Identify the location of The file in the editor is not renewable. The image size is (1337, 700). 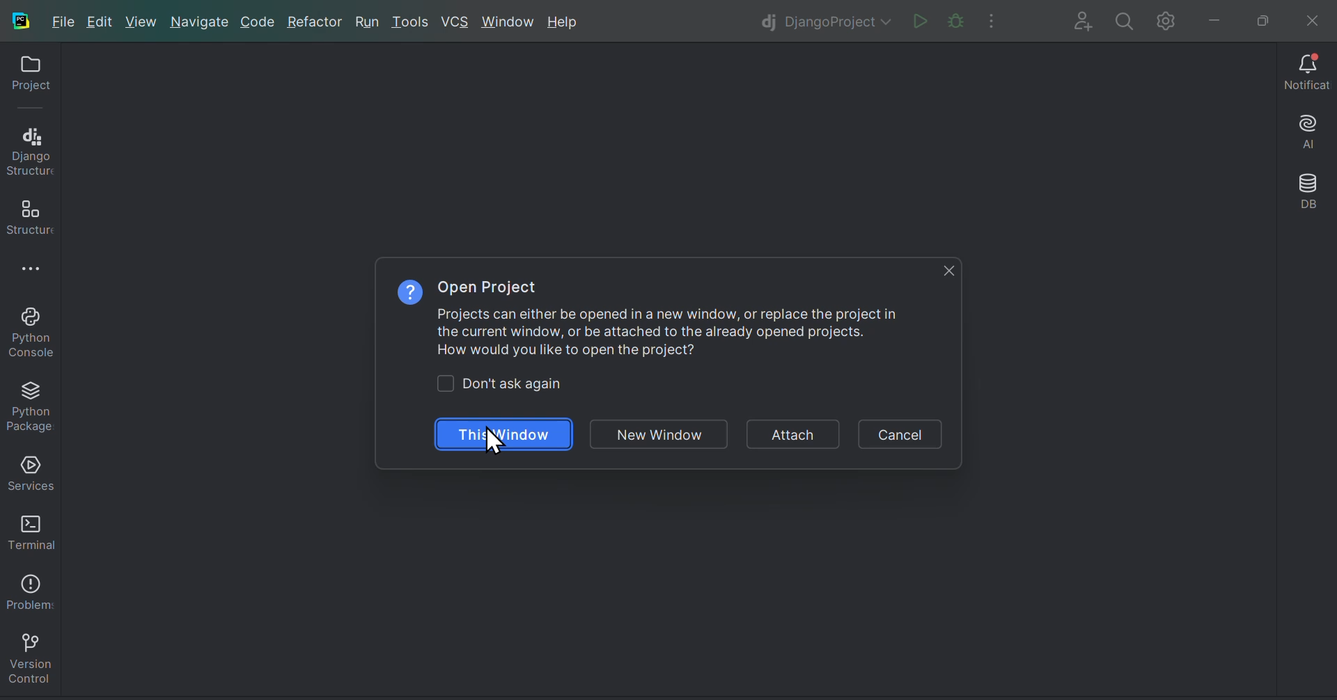
(953, 20).